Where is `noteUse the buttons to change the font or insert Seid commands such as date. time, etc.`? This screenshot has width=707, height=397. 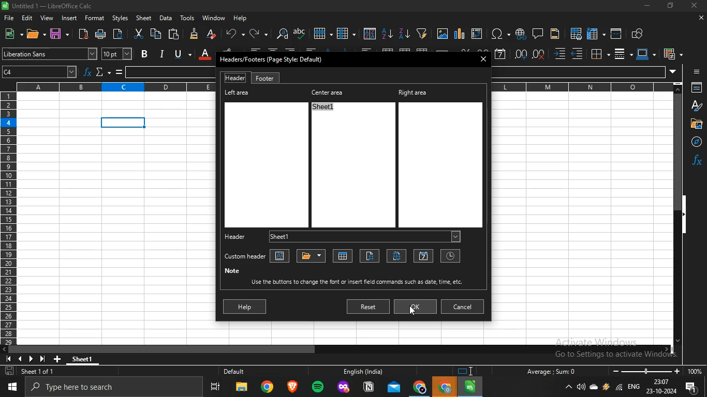 noteUse the buttons to change the font or insert Seid commands such as date. time, etc. is located at coordinates (349, 277).